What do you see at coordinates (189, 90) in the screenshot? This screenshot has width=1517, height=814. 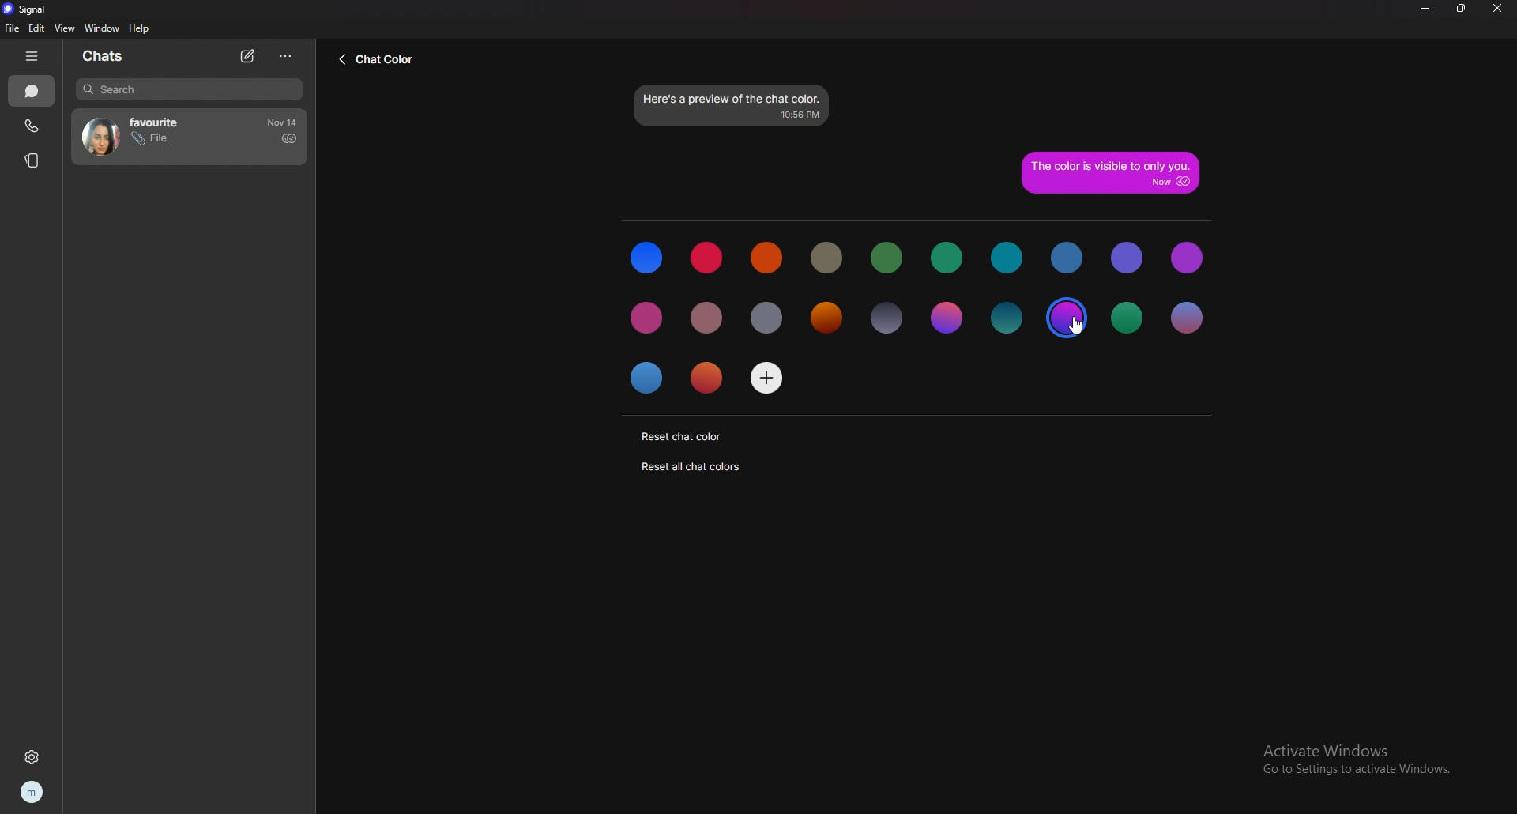 I see `search` at bounding box center [189, 90].